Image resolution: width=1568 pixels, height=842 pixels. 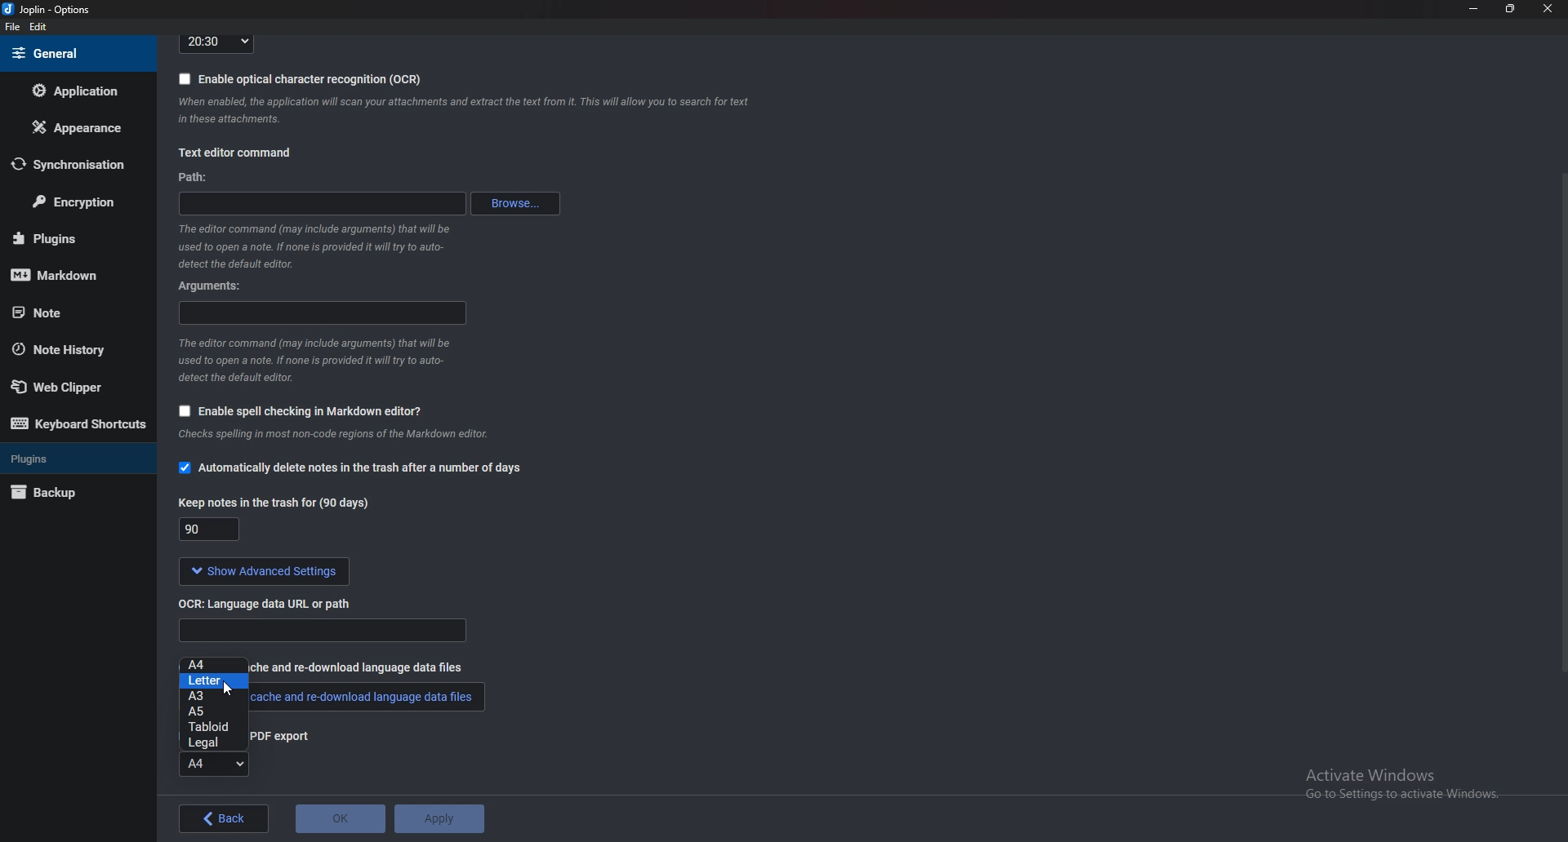 What do you see at coordinates (272, 602) in the screenshot?
I see `O C R` at bounding box center [272, 602].